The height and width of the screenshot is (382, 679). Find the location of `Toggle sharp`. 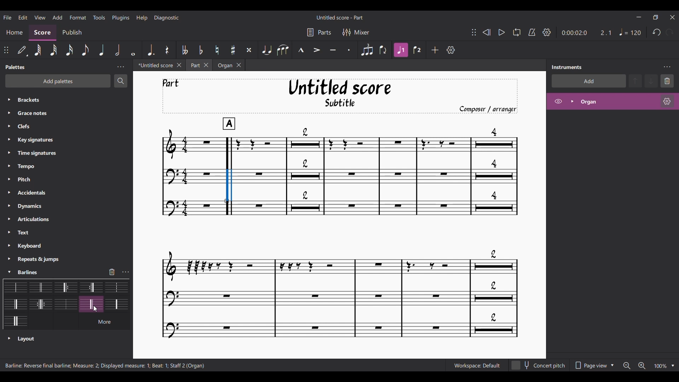

Toggle sharp is located at coordinates (233, 50).